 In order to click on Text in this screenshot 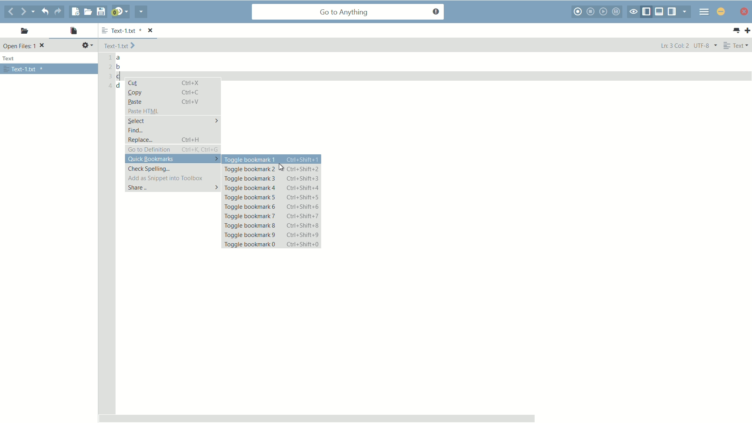, I will do `click(737, 45)`.